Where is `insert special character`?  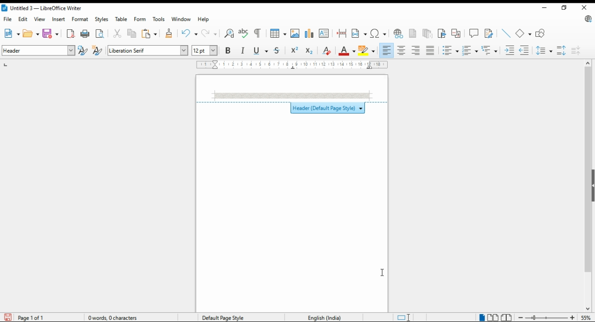
insert special character is located at coordinates (378, 34).